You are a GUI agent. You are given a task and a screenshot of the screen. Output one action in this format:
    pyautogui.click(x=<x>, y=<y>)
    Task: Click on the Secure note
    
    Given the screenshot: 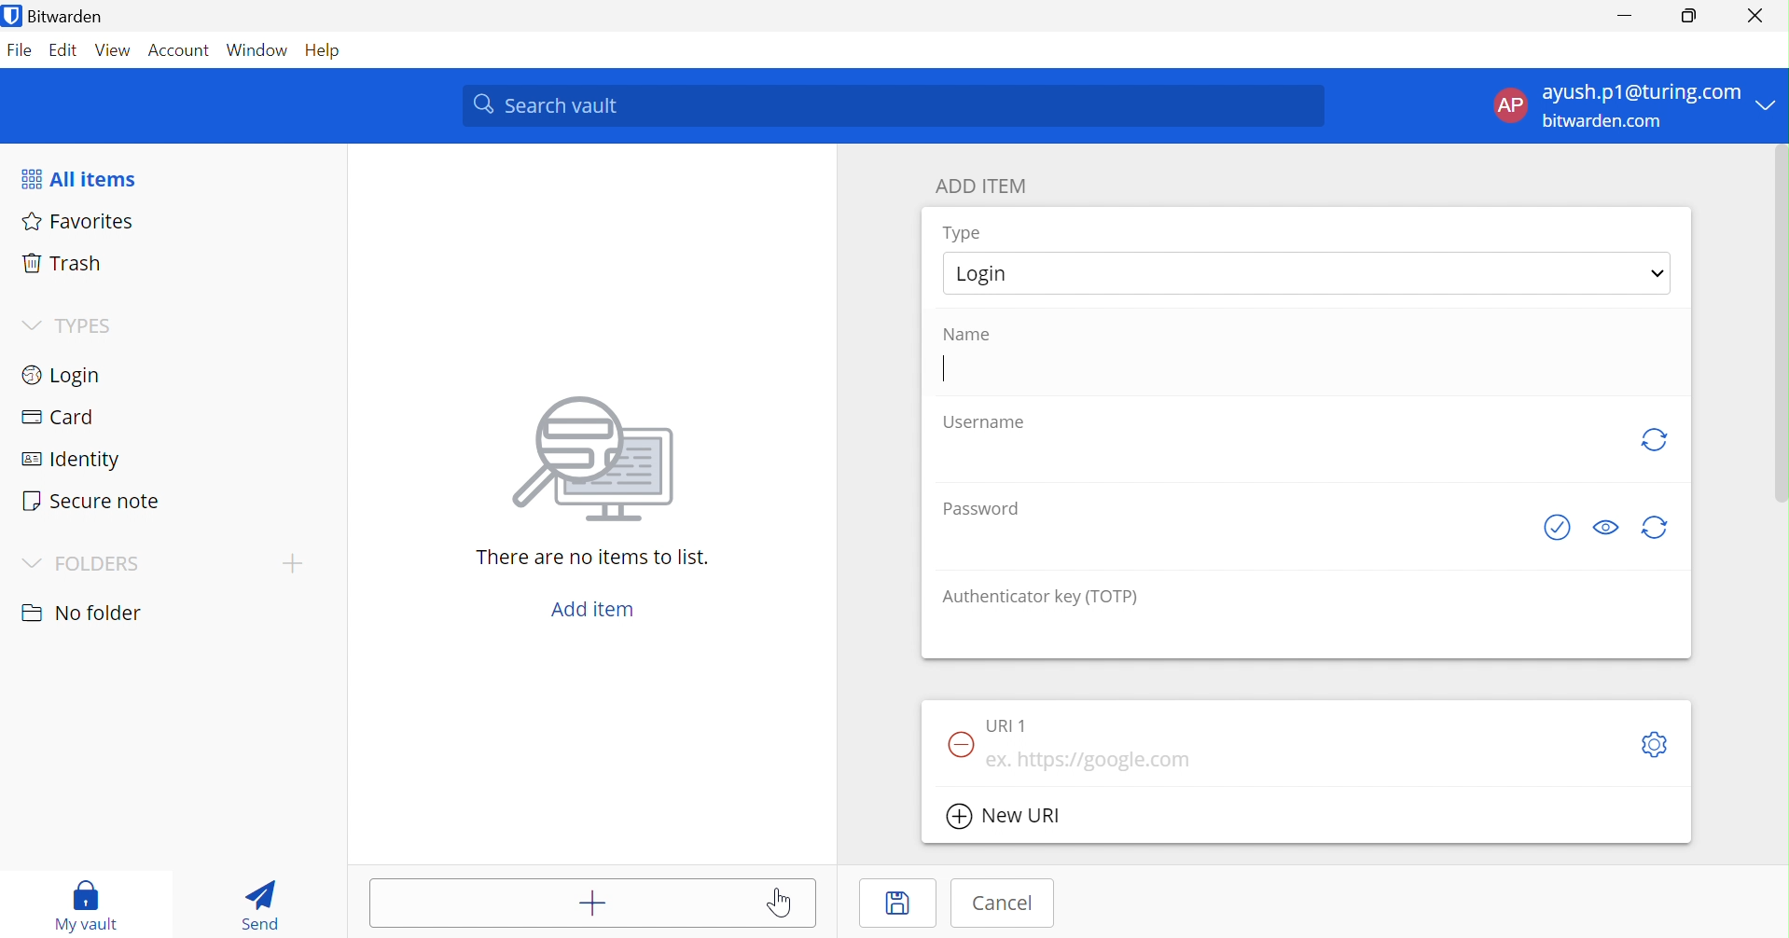 What is the action you would take?
    pyautogui.click(x=91, y=501)
    